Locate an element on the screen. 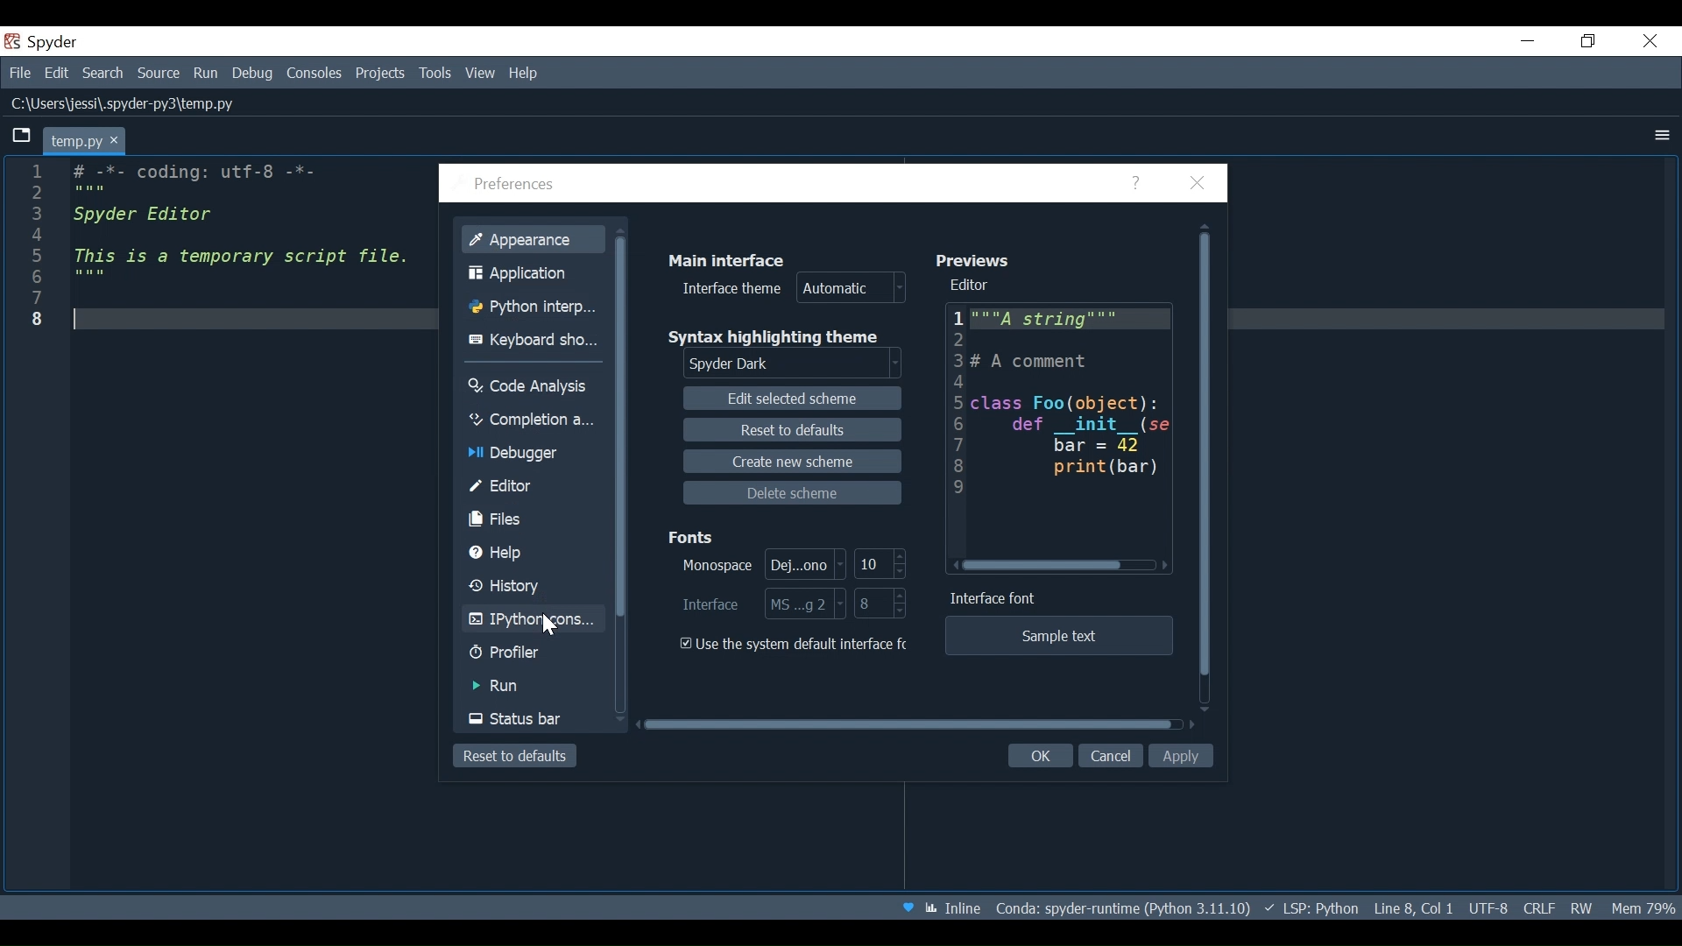 This screenshot has width=1682, height=946. Horizontal Scroll bar is located at coordinates (1064, 566).